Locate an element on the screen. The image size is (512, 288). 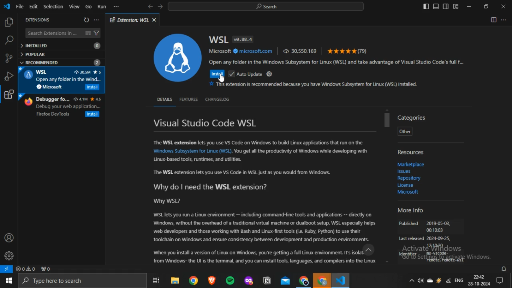
close is located at coordinates (503, 6).